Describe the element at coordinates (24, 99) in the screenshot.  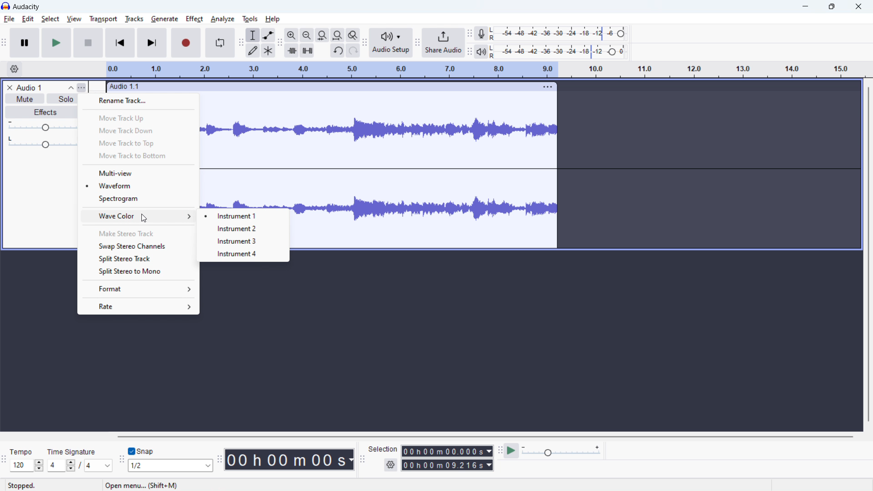
I see `mute` at that location.